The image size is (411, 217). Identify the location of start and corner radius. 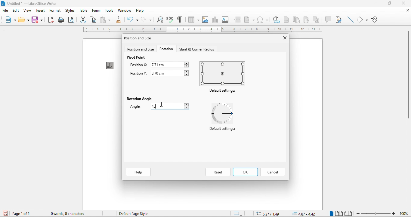
(198, 48).